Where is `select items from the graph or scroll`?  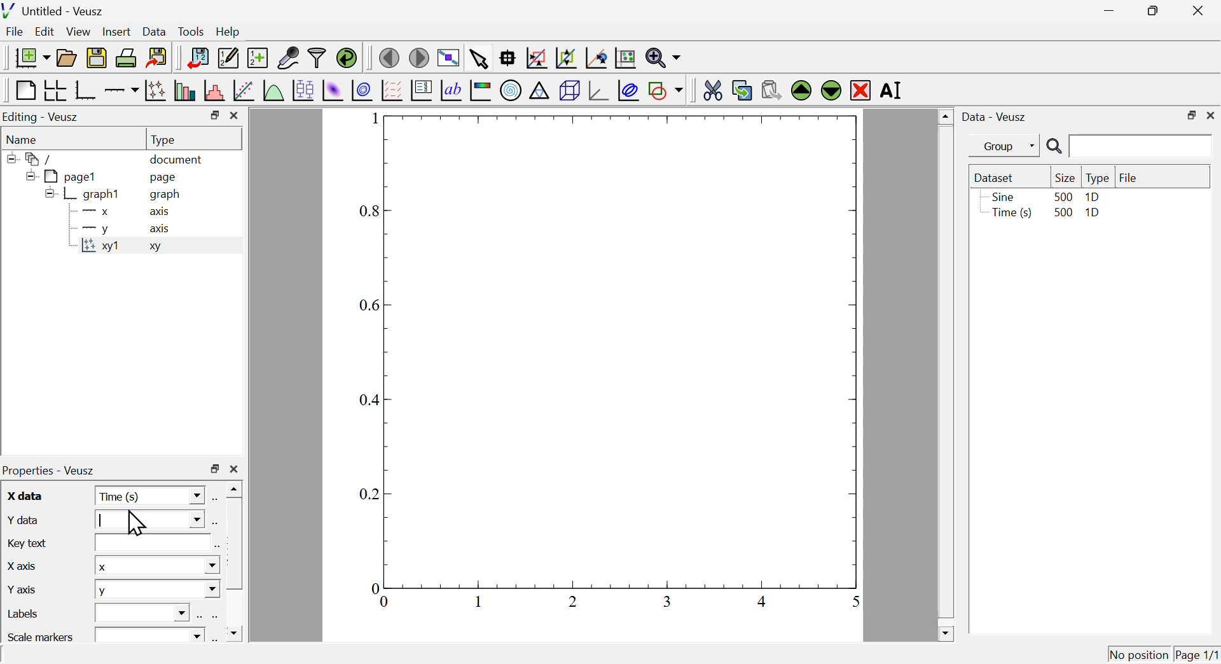 select items from the graph or scroll is located at coordinates (478, 58).